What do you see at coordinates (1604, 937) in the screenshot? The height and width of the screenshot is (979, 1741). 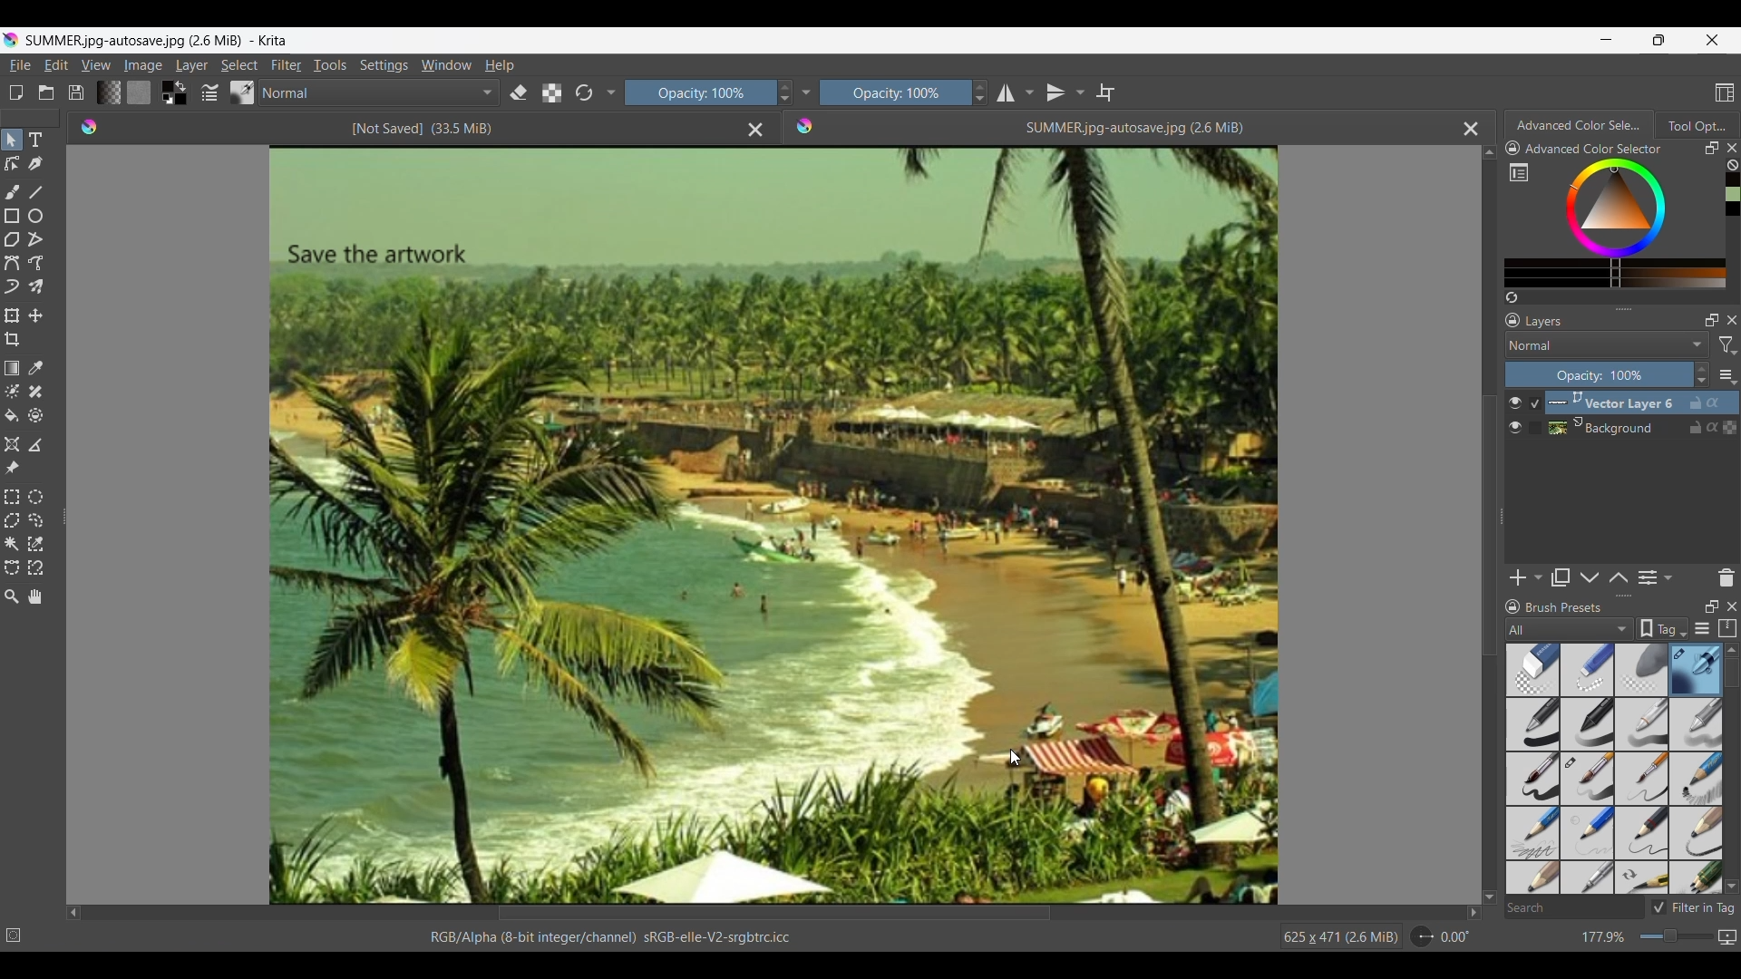 I see `Current zoom factor` at bounding box center [1604, 937].